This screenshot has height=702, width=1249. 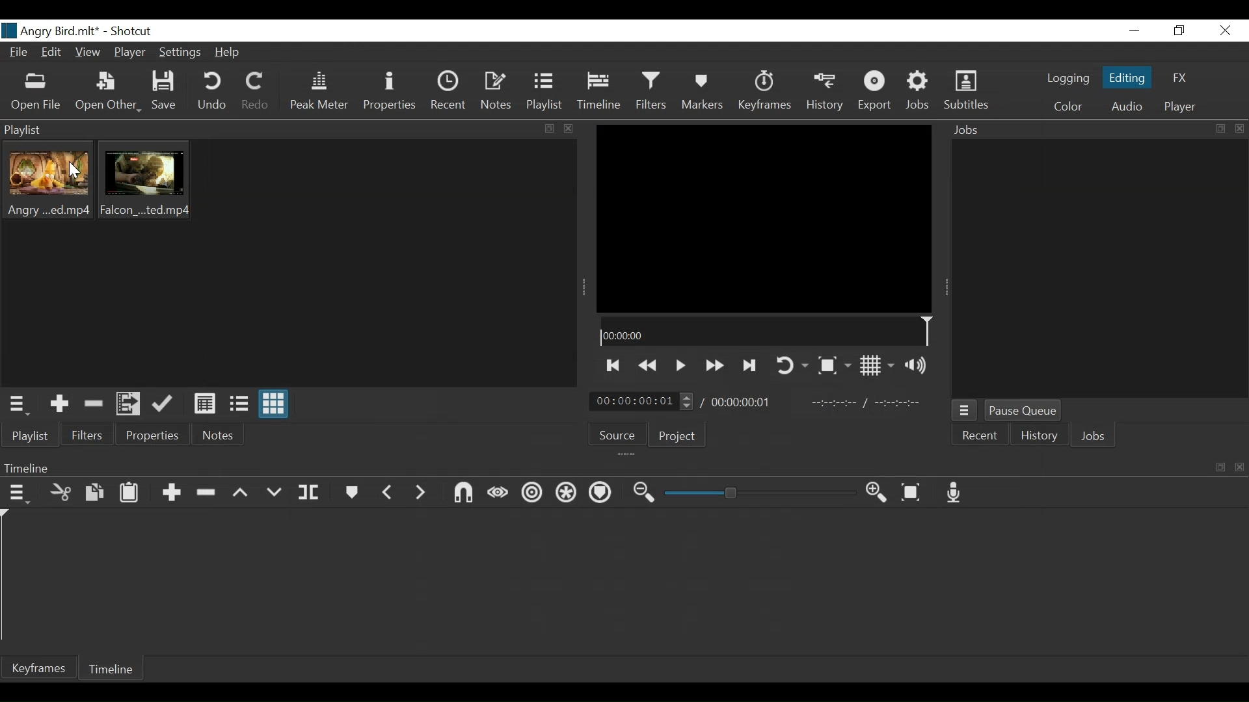 What do you see at coordinates (93, 406) in the screenshot?
I see `Remove cut` at bounding box center [93, 406].